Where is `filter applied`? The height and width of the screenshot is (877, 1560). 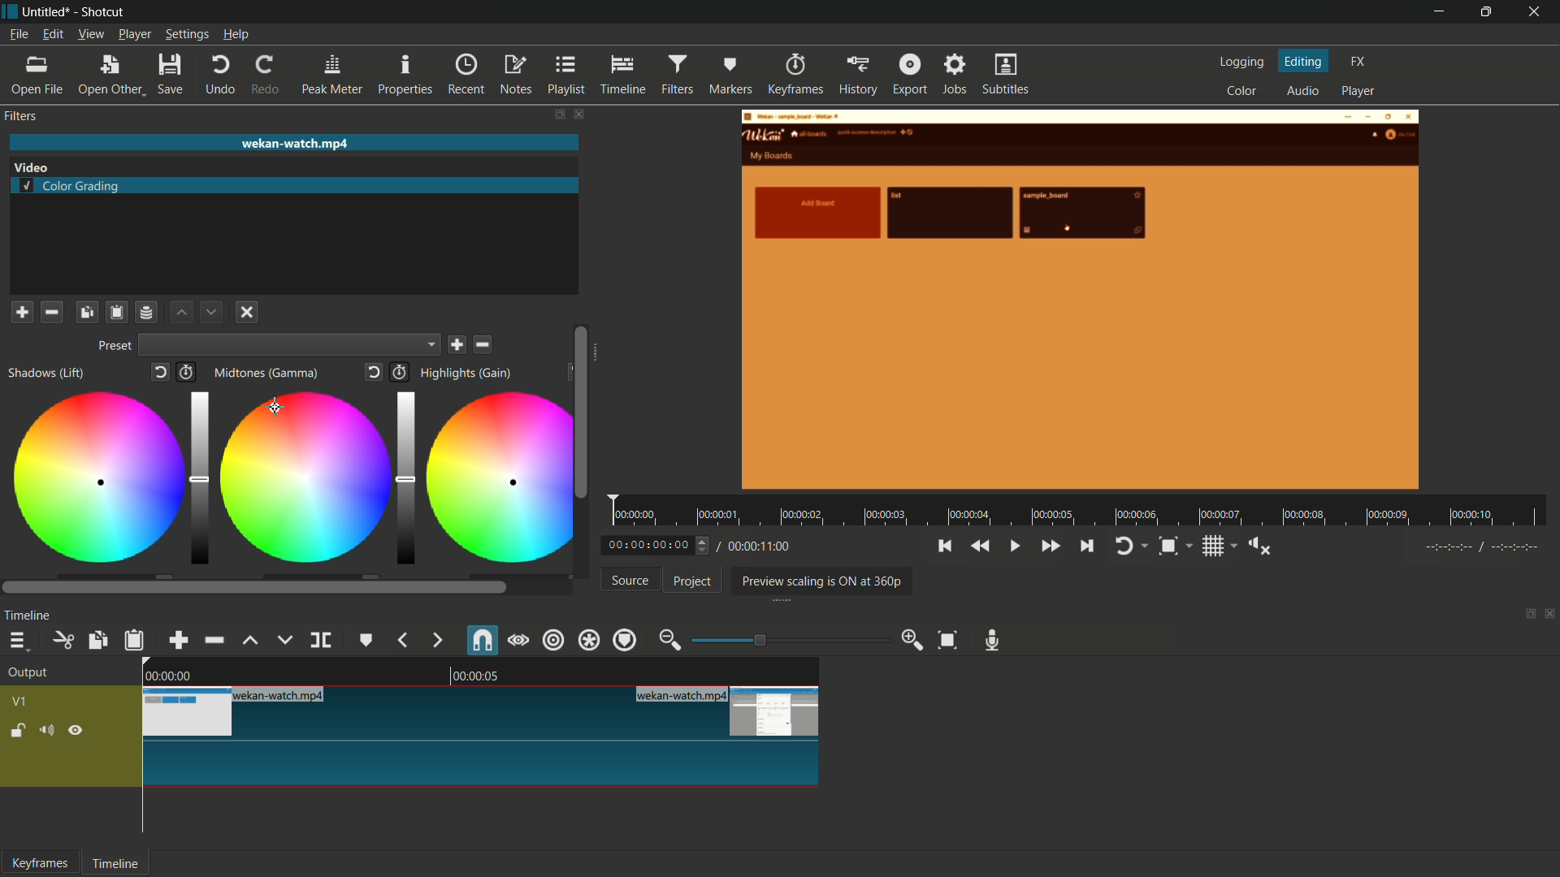 filter applied is located at coordinates (1081, 302).